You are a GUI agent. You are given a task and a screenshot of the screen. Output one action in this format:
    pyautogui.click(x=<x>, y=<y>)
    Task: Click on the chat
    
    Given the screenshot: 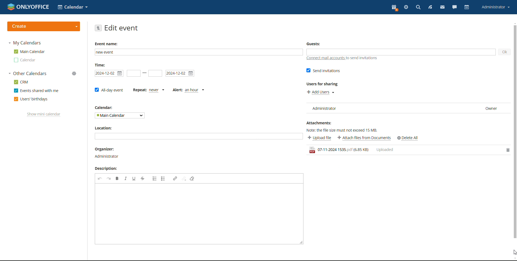 What is the action you would take?
    pyautogui.click(x=455, y=8)
    